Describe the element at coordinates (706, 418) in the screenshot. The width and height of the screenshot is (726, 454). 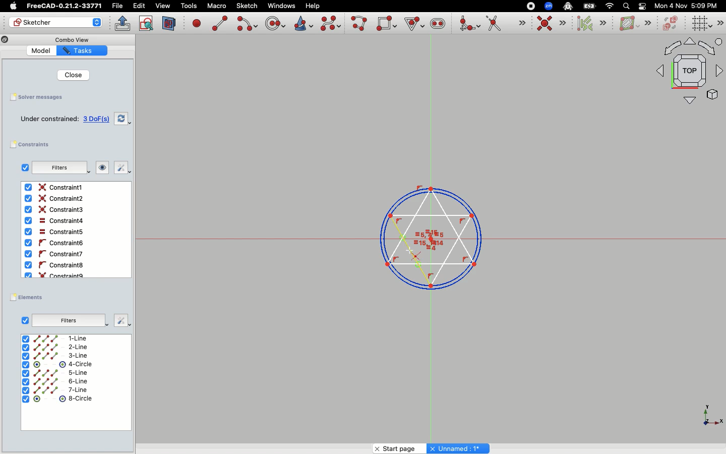
I see `X, Y, Z` at that location.